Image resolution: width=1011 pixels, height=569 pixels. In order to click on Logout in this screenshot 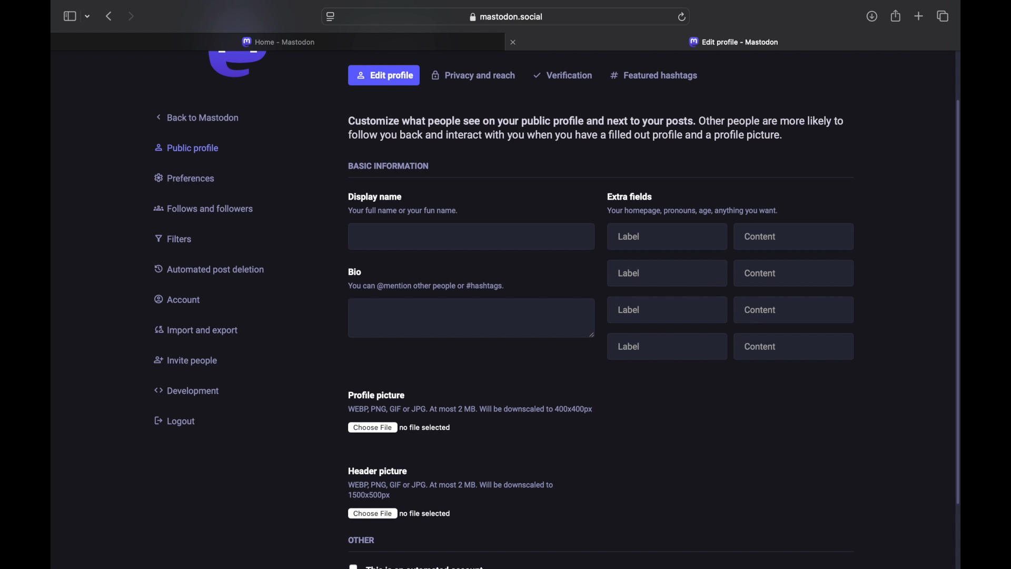, I will do `click(176, 422)`.